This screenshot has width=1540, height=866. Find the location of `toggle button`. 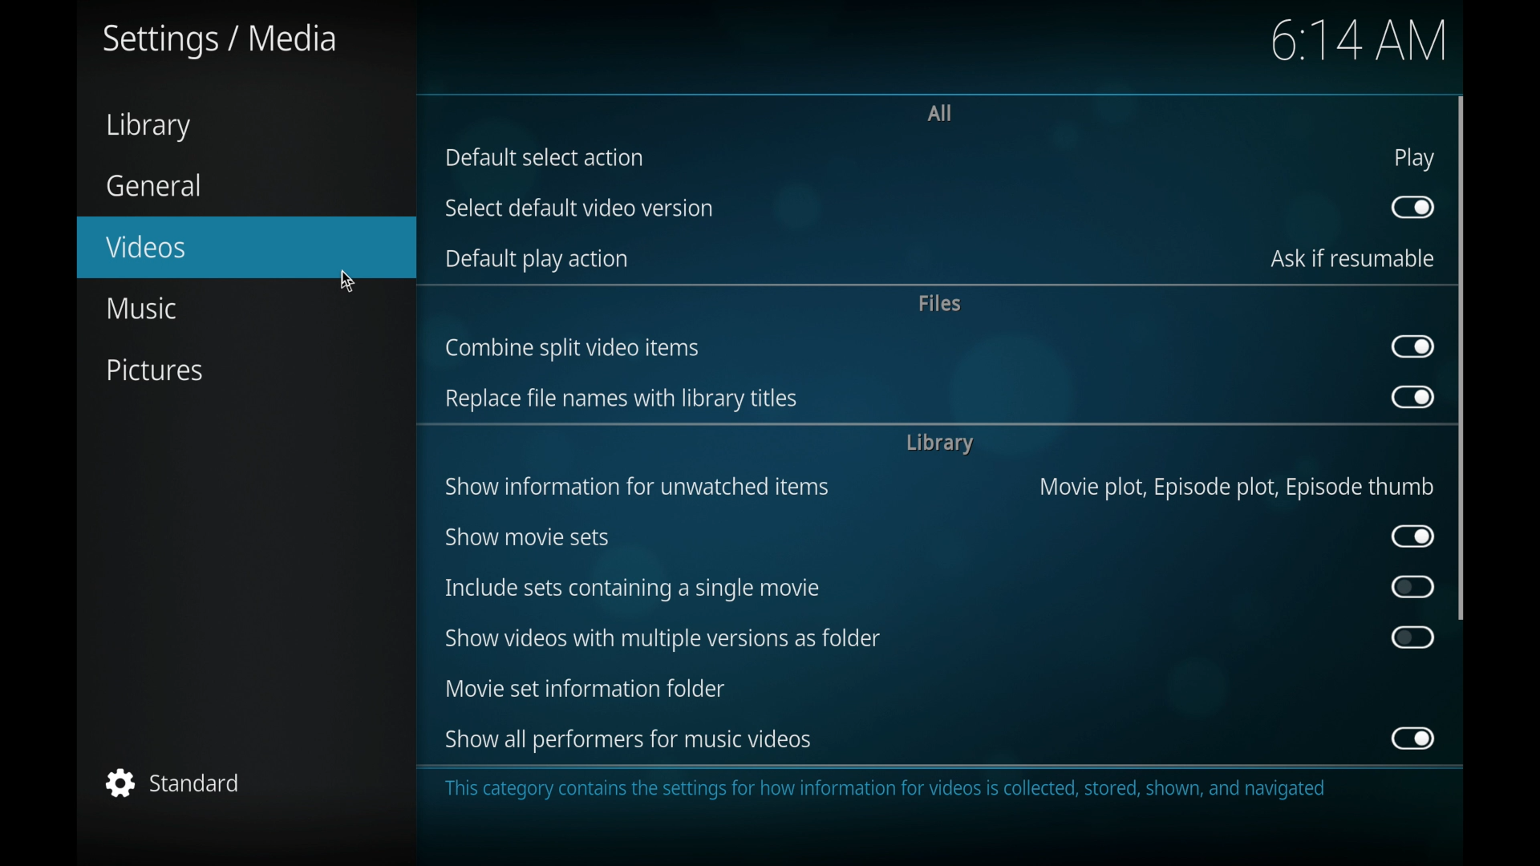

toggle button is located at coordinates (1412, 398).